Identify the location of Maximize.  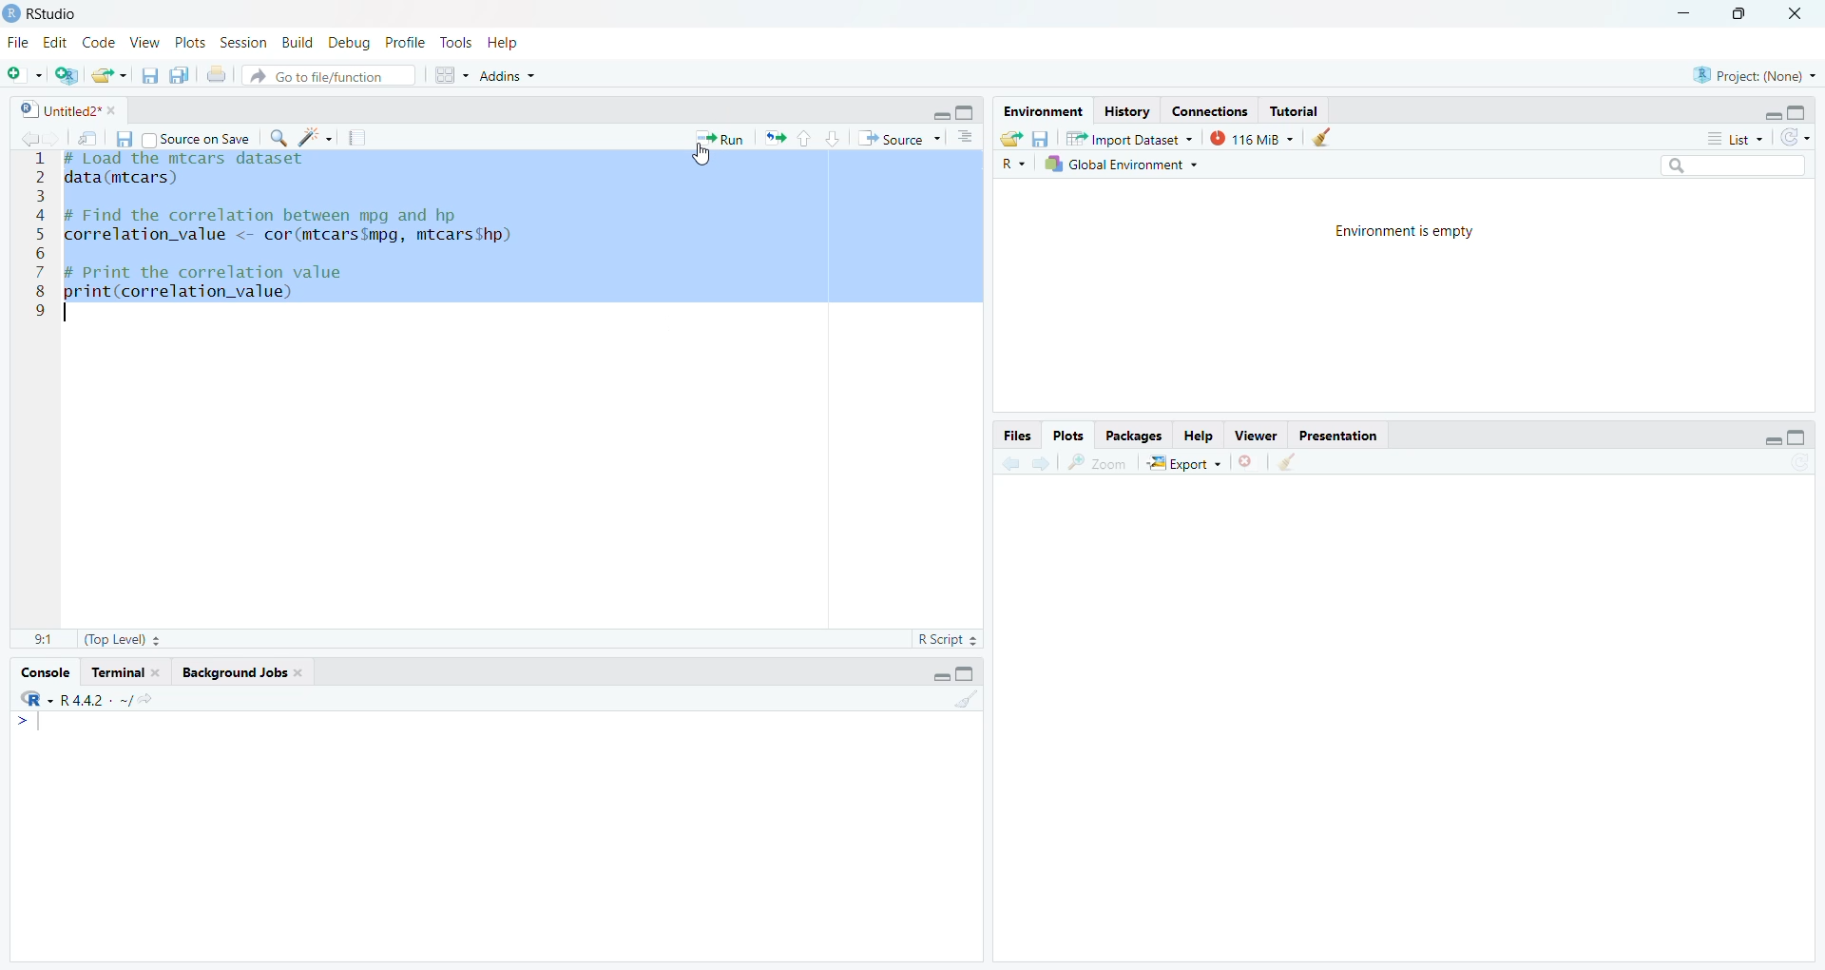
(1800, 112).